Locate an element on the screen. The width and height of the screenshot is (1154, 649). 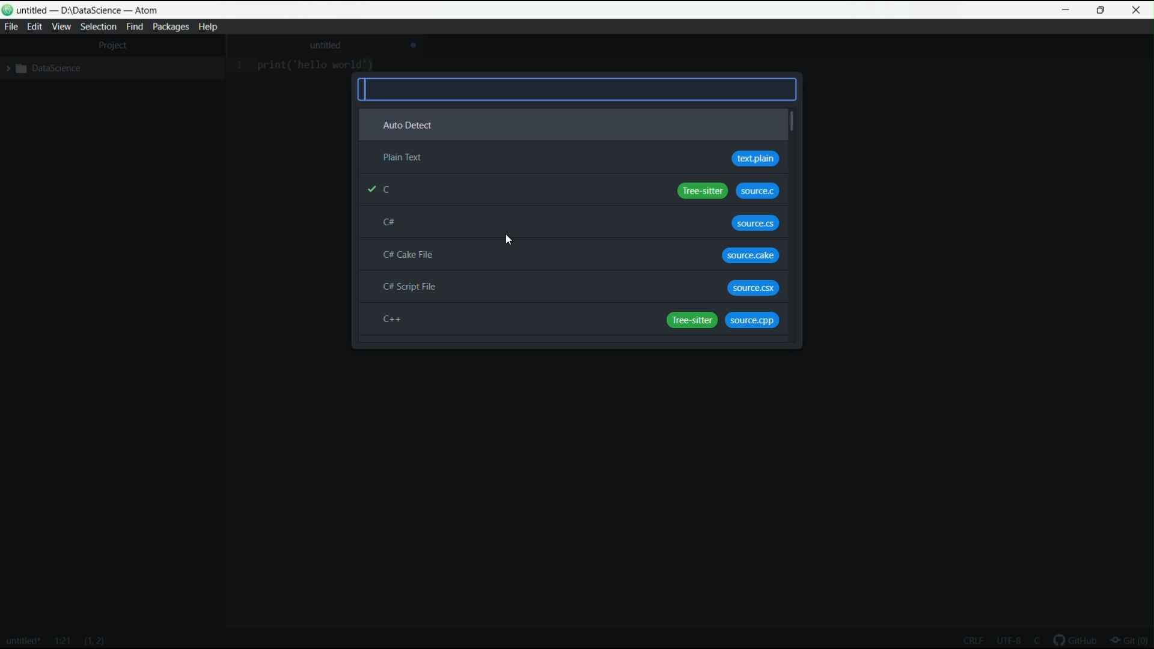
line and characters is located at coordinates (95, 642).